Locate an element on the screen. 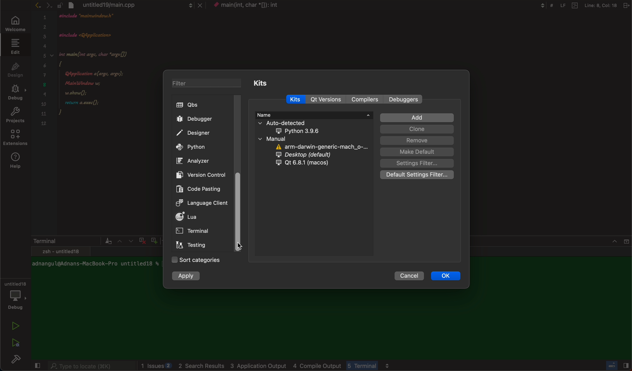  compilers is located at coordinates (364, 100).